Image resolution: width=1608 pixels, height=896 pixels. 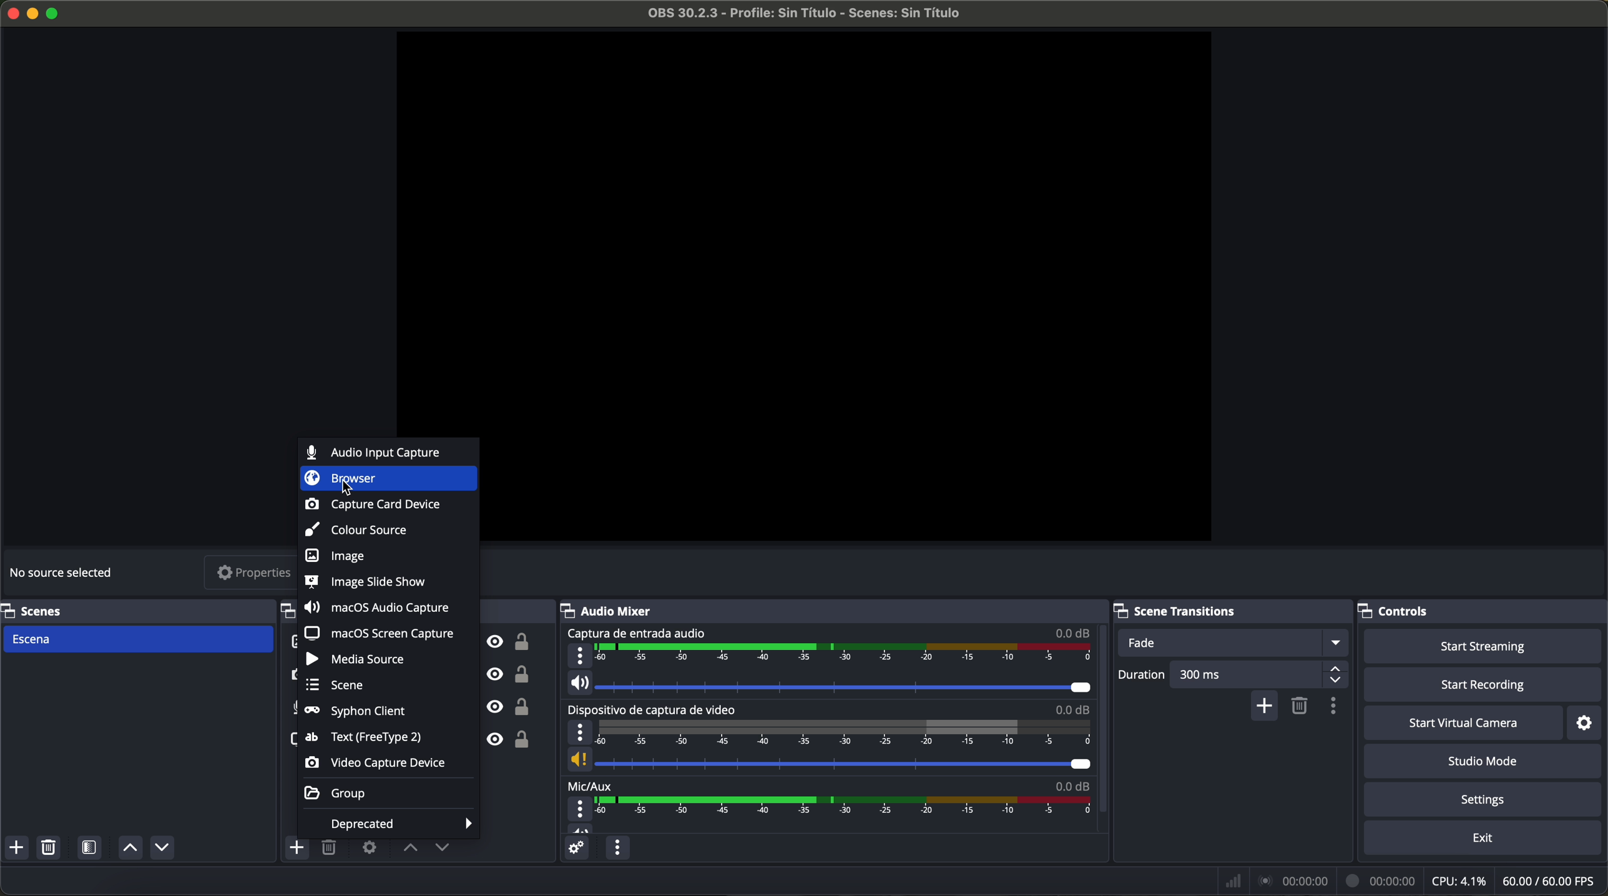 I want to click on macOS screen capture, so click(x=377, y=634).